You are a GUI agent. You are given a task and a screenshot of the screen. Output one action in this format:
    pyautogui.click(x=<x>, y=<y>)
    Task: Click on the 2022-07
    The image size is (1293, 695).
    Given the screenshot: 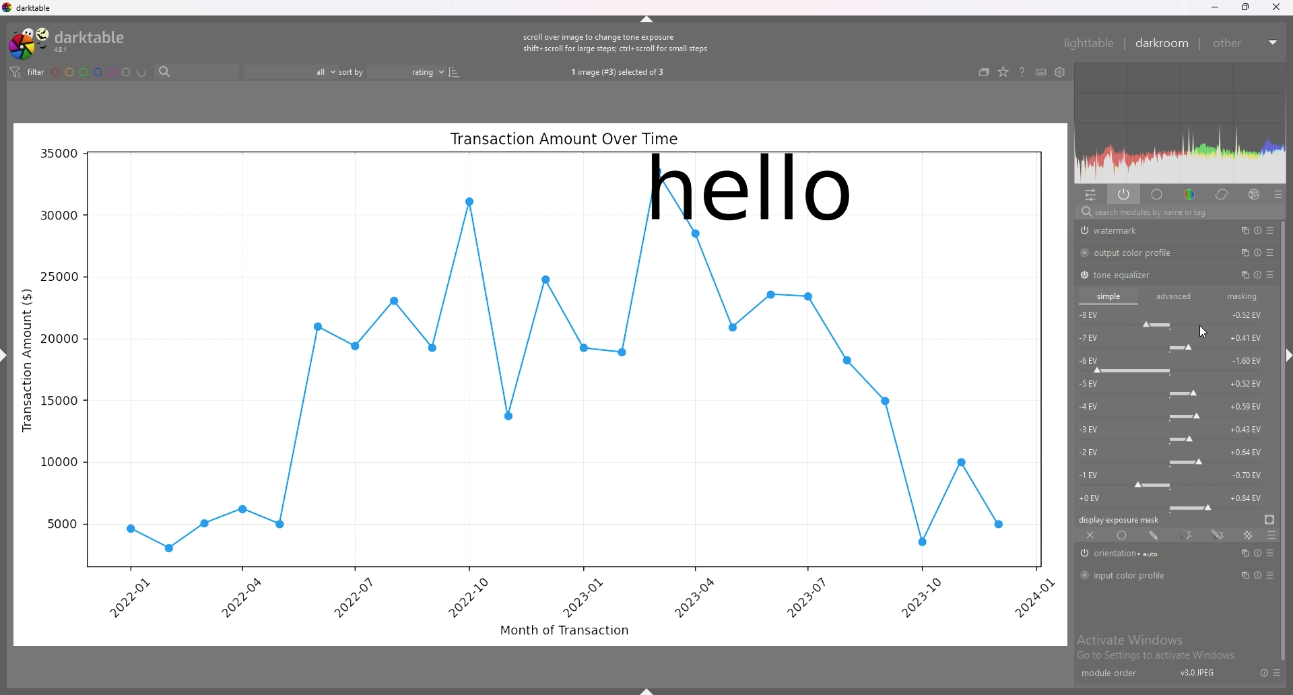 What is the action you would take?
    pyautogui.click(x=351, y=597)
    